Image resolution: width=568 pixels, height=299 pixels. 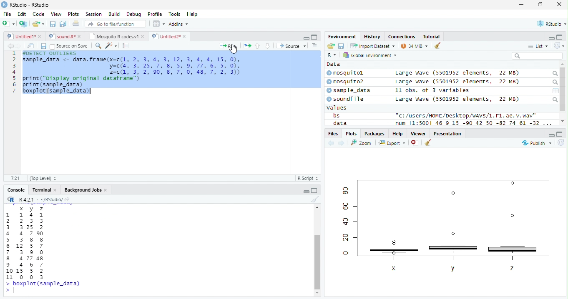 I want to click on Global Environment, so click(x=369, y=55).